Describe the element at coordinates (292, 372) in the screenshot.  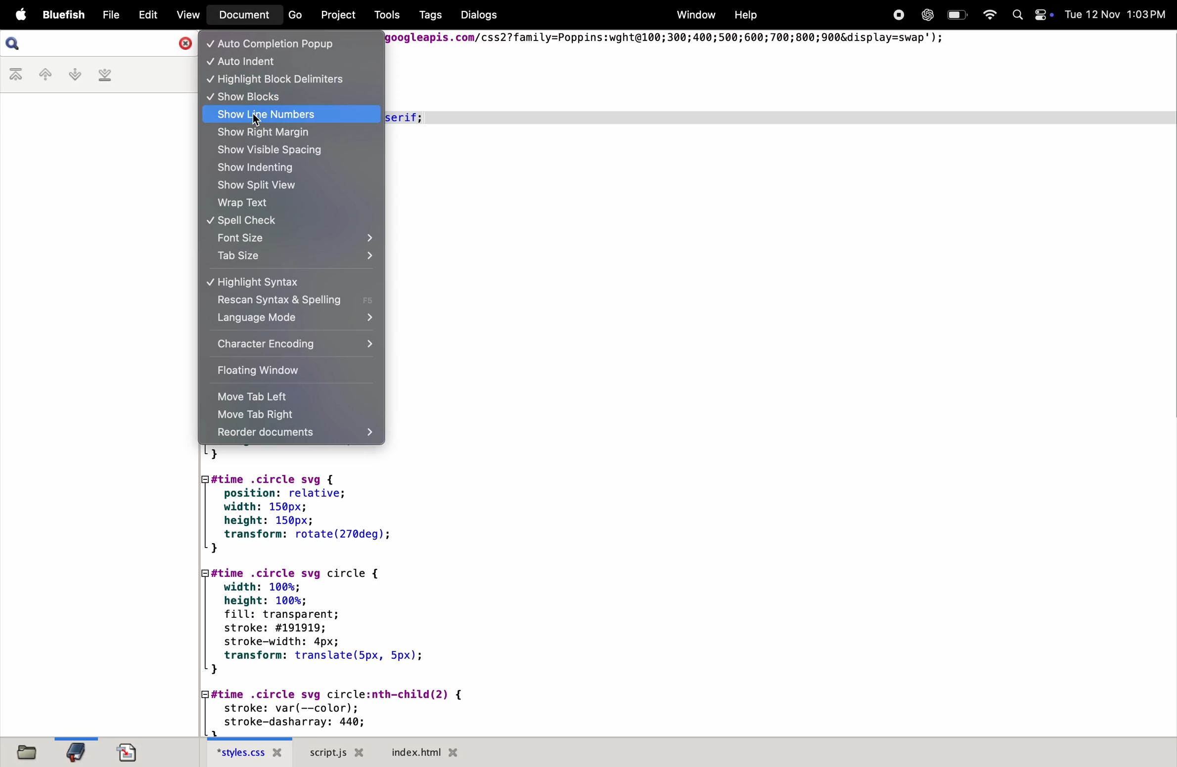
I see `floating window` at that location.